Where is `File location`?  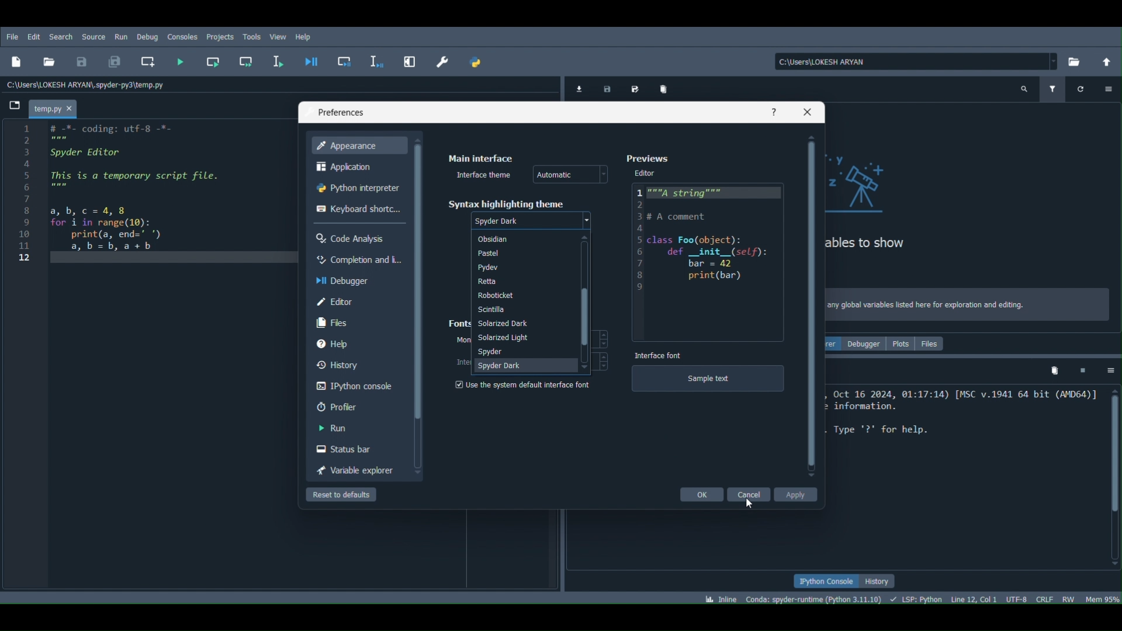
File location is located at coordinates (913, 59).